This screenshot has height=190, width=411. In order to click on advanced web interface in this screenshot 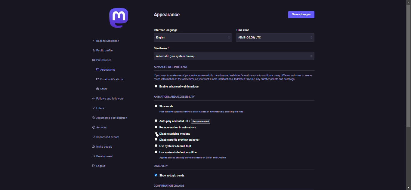, I will do `click(172, 67)`.